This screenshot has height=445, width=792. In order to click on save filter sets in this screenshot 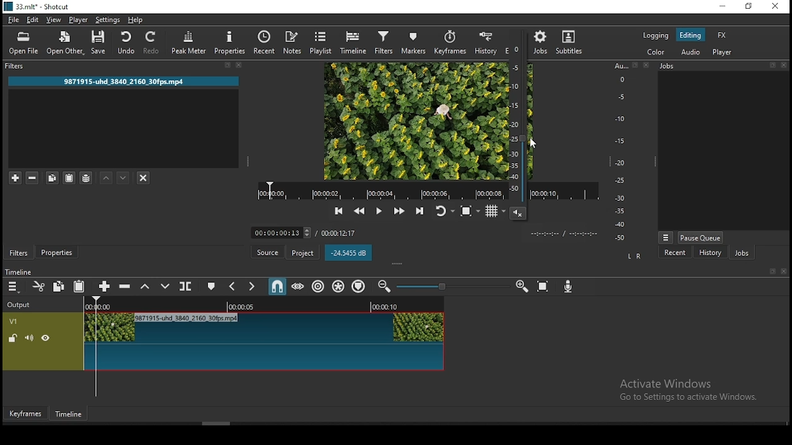, I will do `click(87, 179)`.